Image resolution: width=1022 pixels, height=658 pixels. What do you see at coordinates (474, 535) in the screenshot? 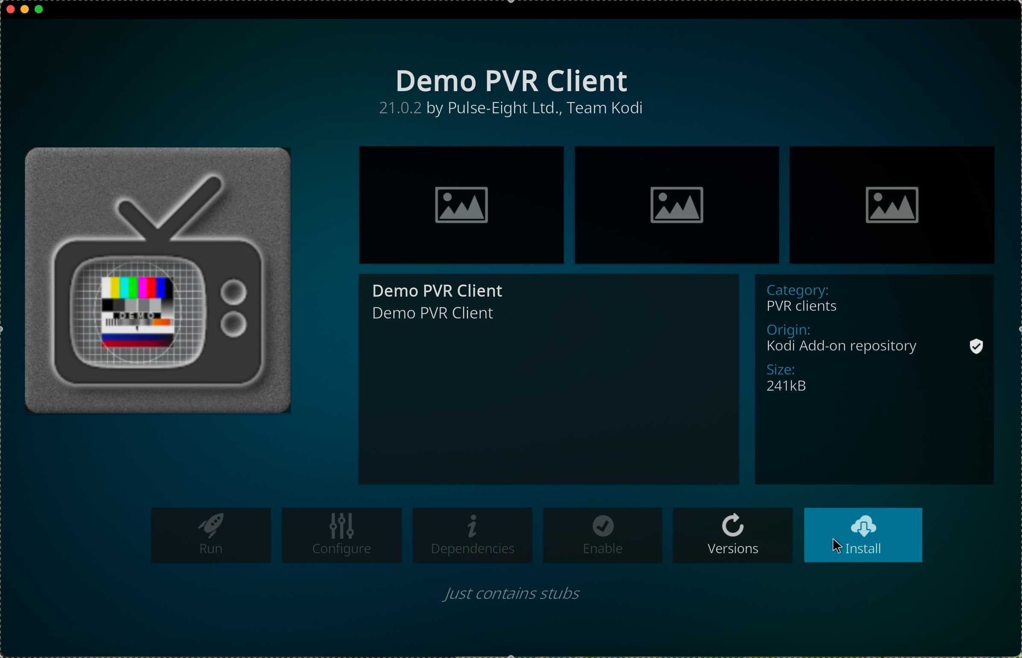
I see `dependencies` at bounding box center [474, 535].